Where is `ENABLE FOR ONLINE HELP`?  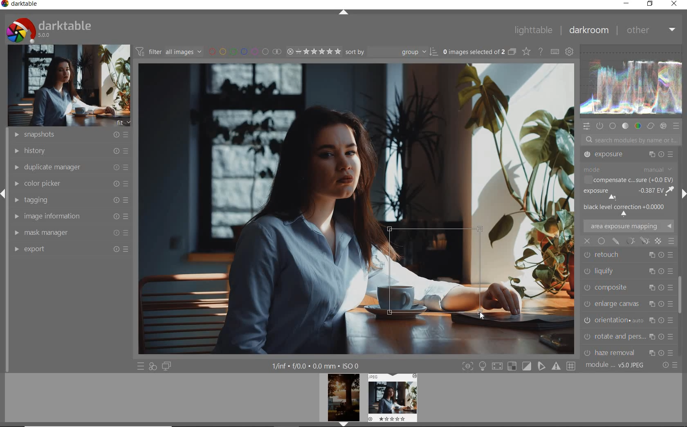
ENABLE FOR ONLINE HELP is located at coordinates (541, 52).